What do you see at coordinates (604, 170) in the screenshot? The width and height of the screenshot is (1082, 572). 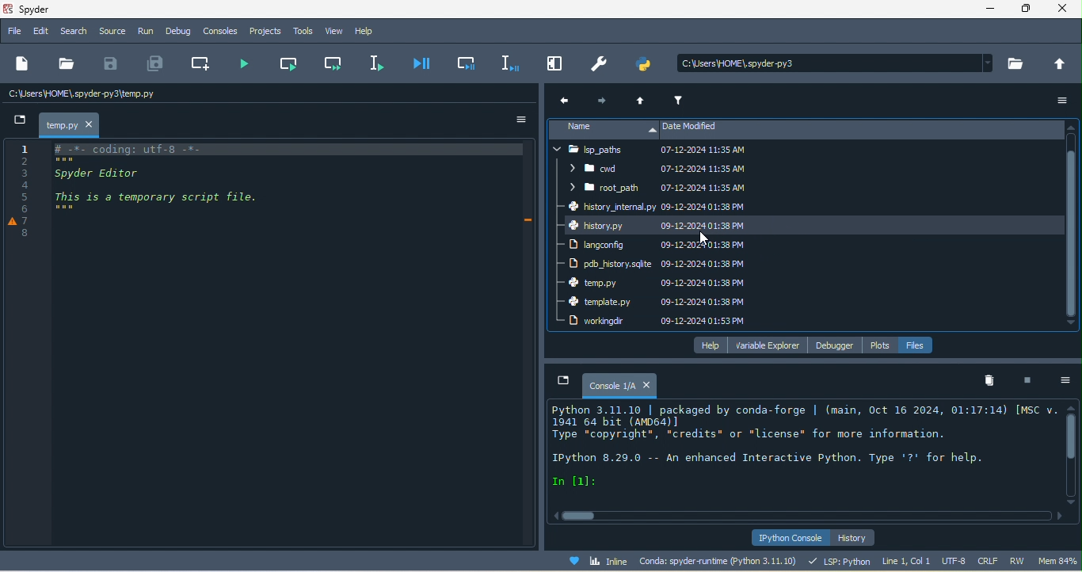 I see `cwd` at bounding box center [604, 170].